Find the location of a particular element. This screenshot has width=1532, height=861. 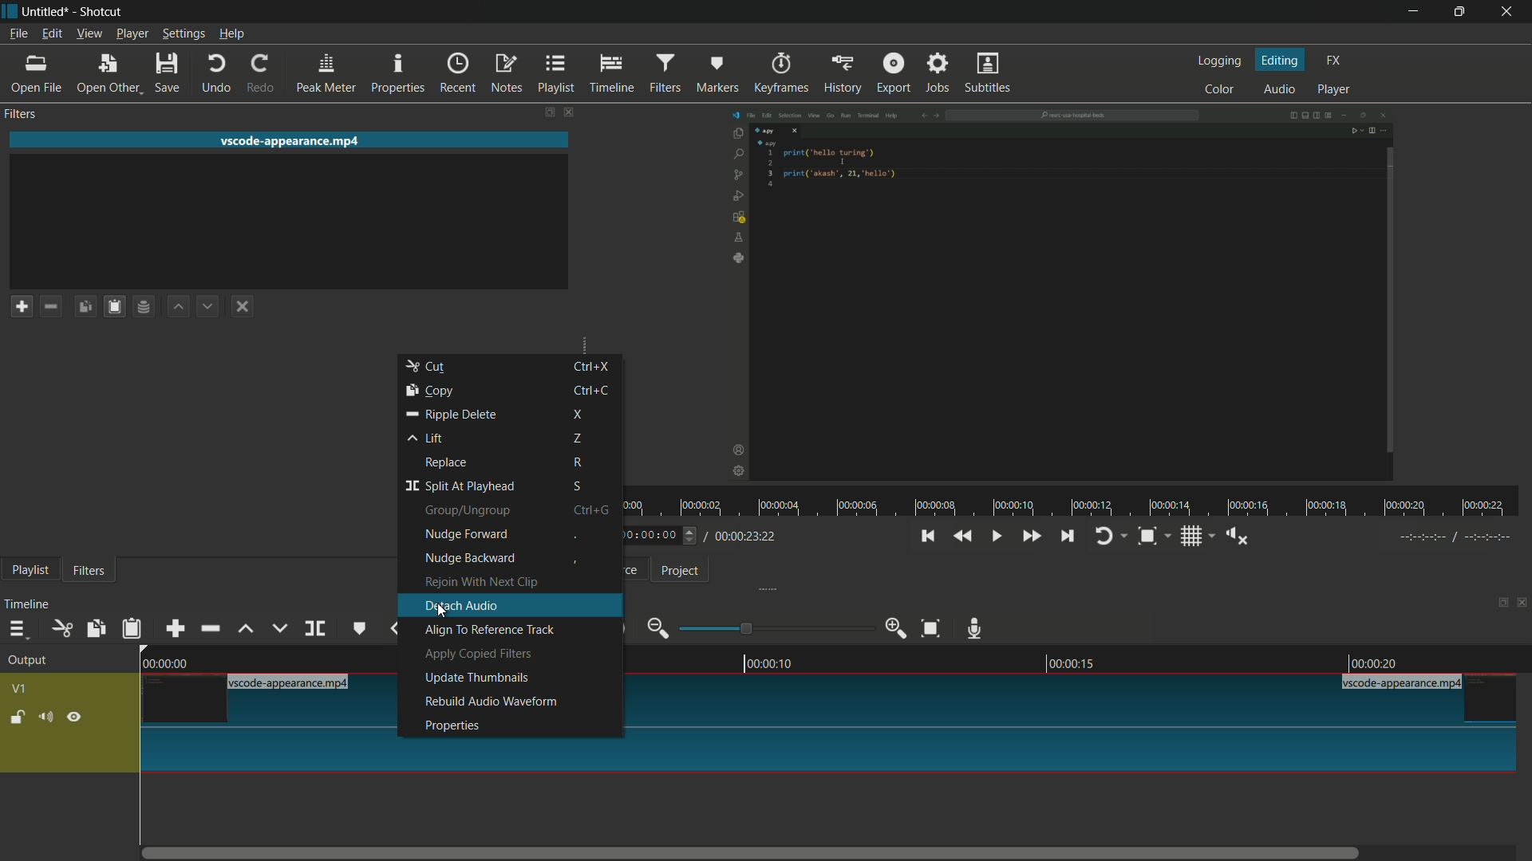

toggle grid is located at coordinates (1190, 537).